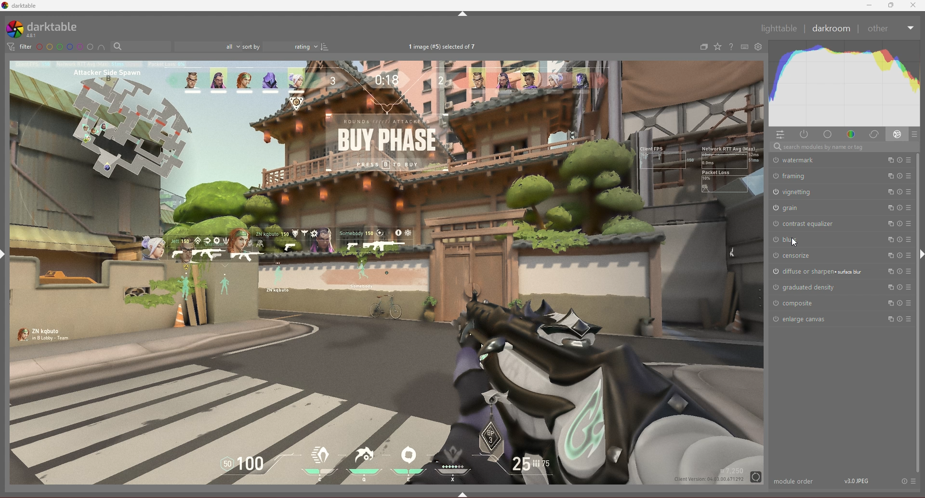  What do you see at coordinates (811, 208) in the screenshot?
I see `grain` at bounding box center [811, 208].